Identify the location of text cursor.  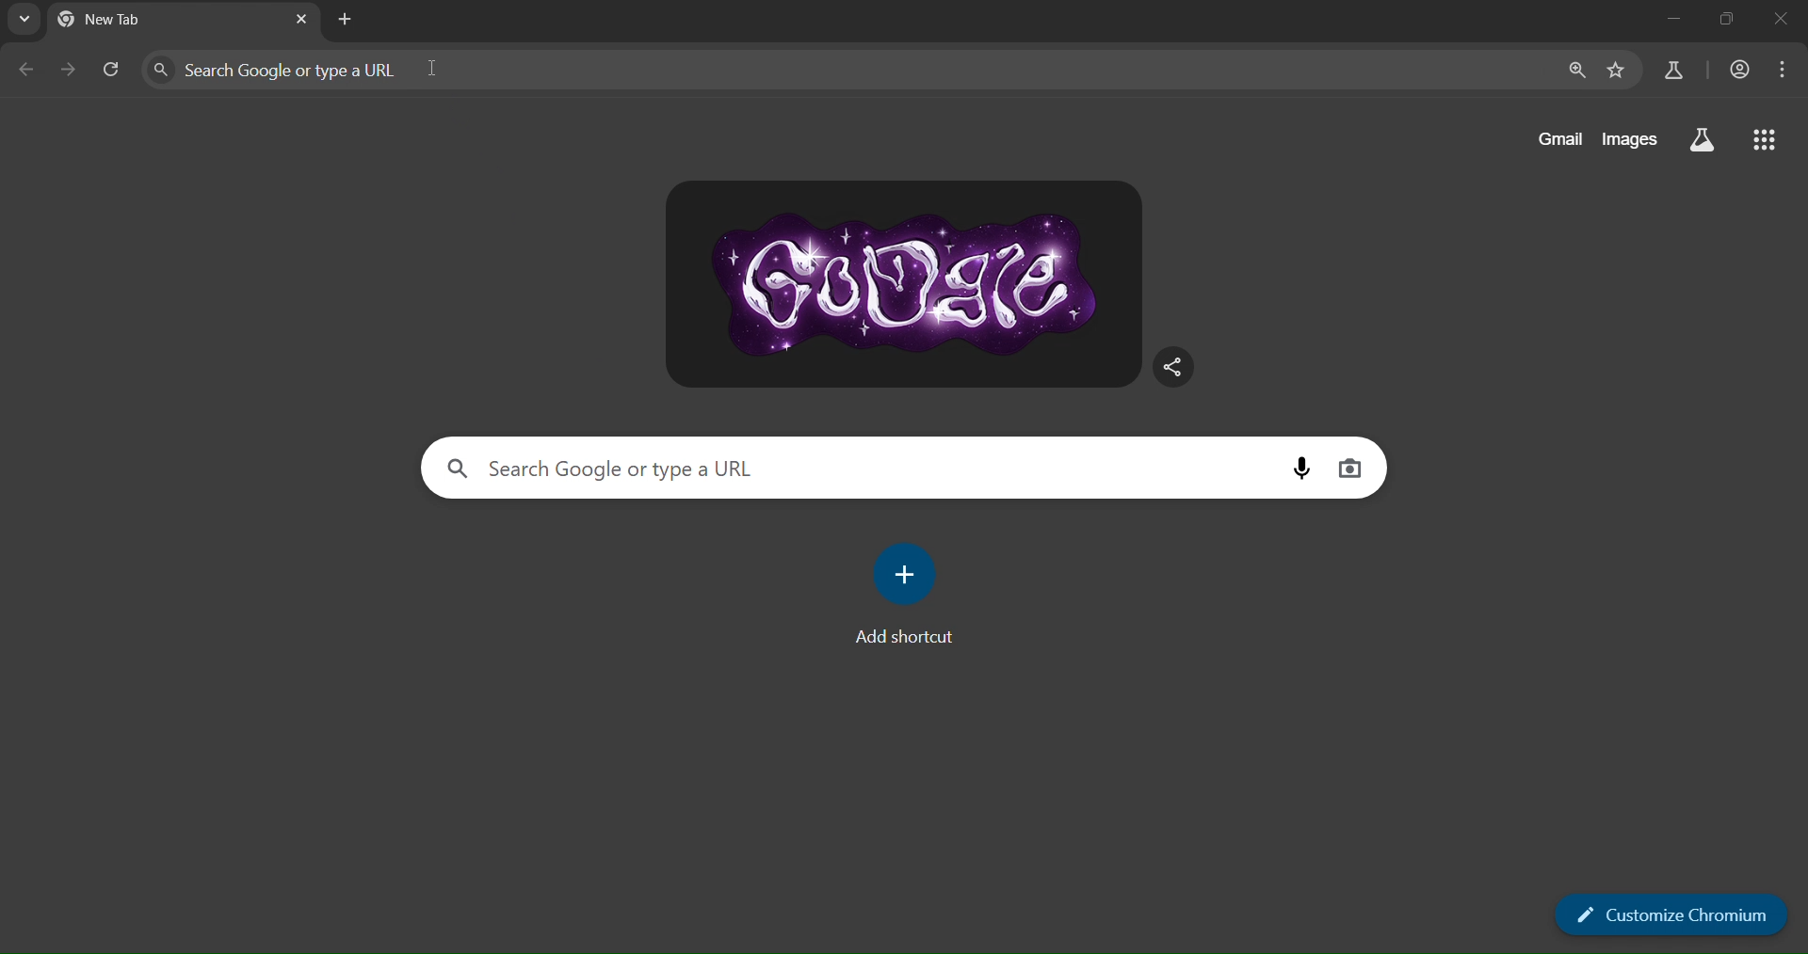
(431, 67).